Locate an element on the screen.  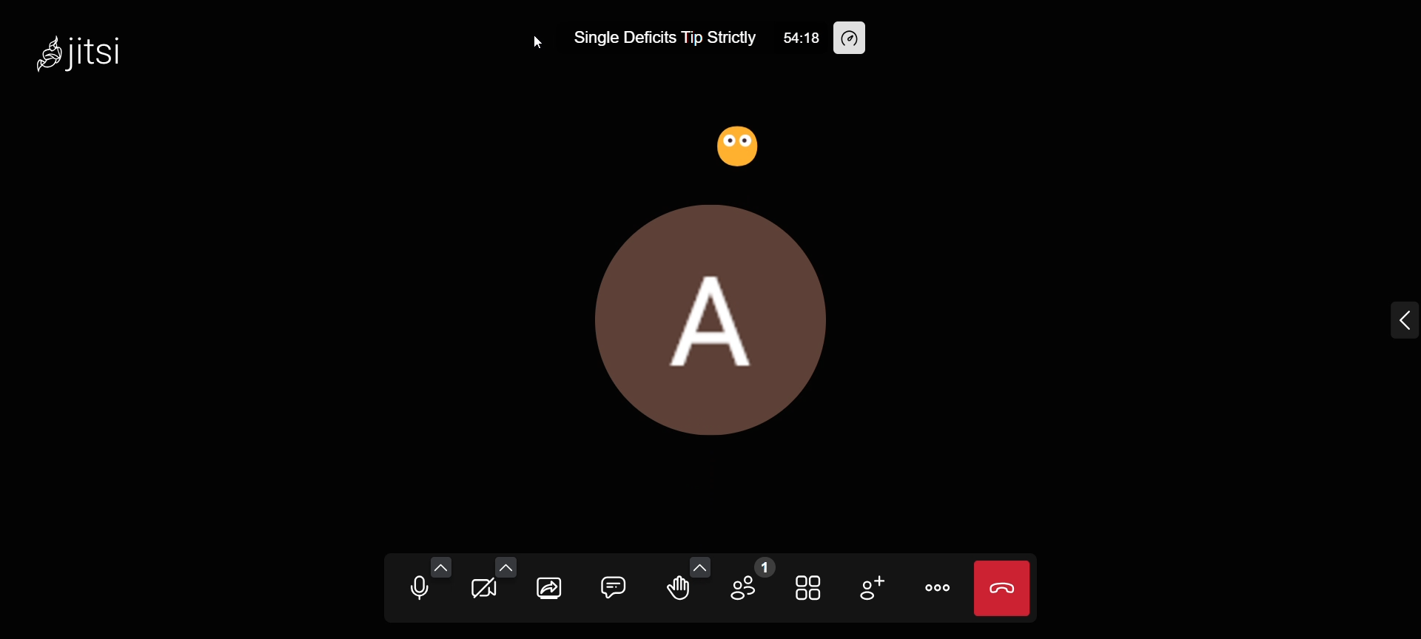
participants  is located at coordinates (750, 584).